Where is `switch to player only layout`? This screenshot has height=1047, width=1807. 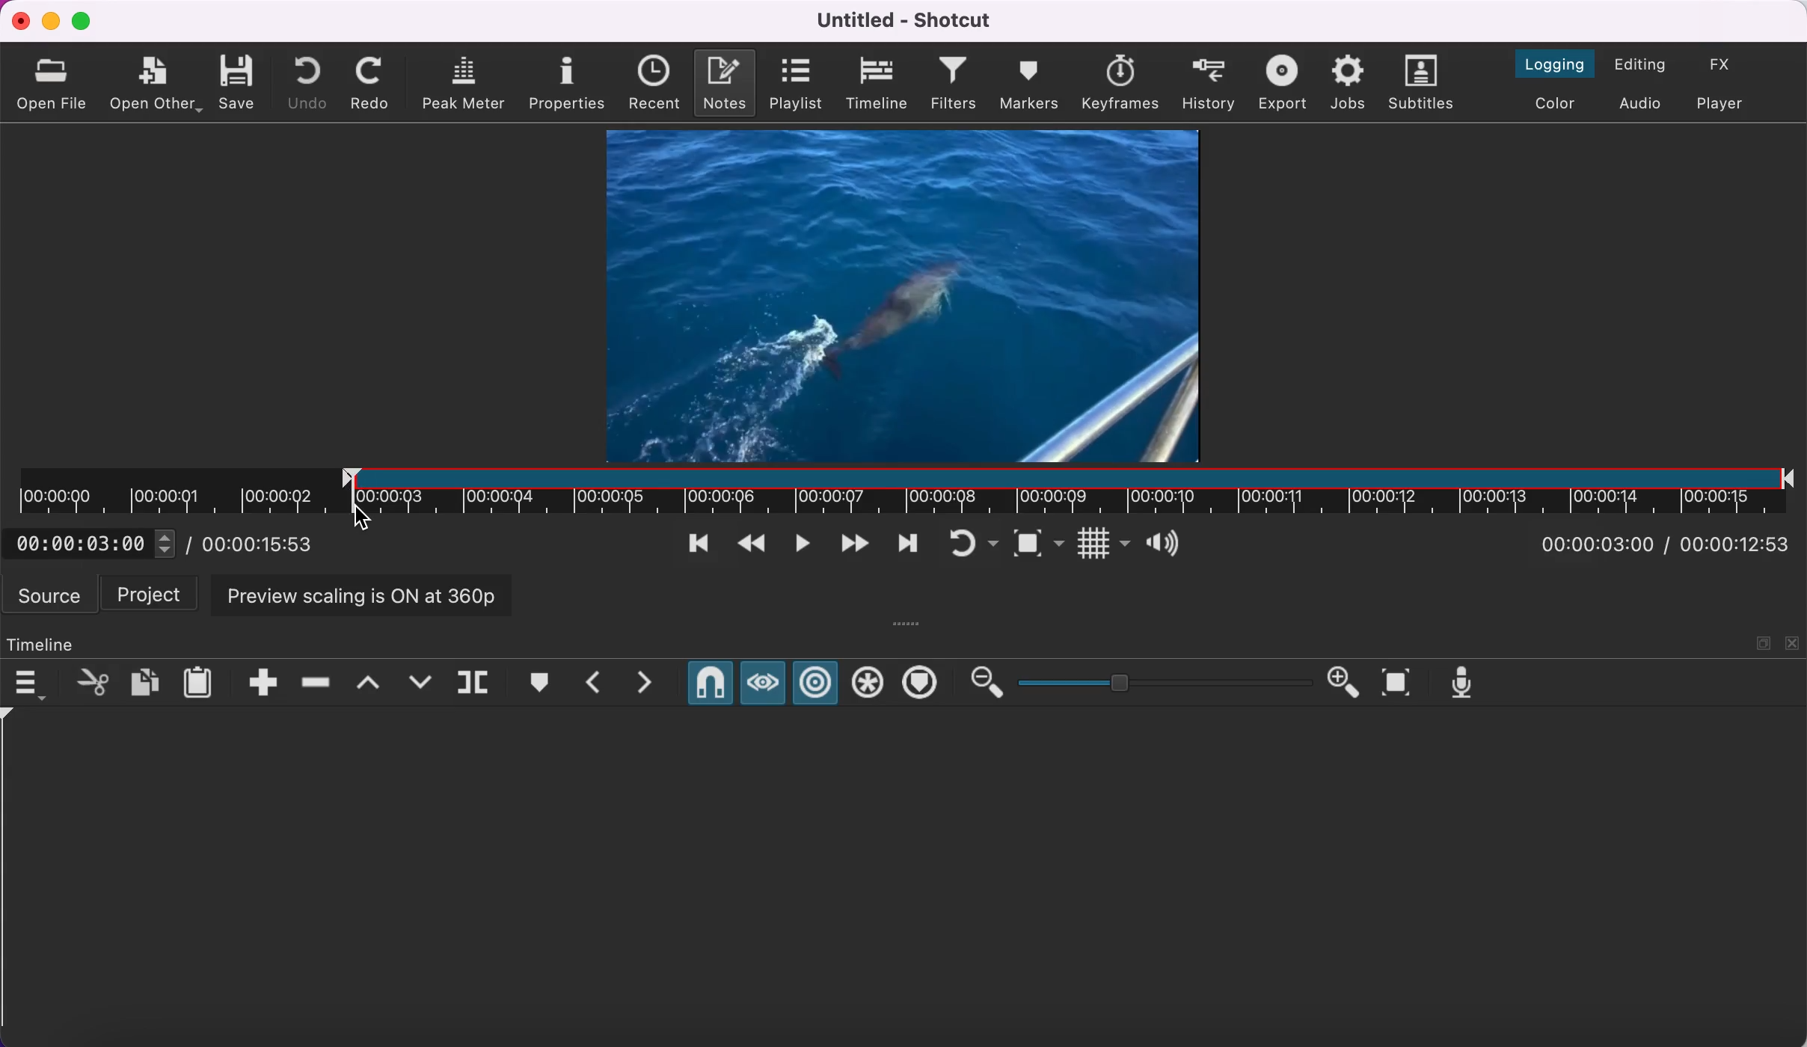 switch to player only layout is located at coordinates (1728, 106).